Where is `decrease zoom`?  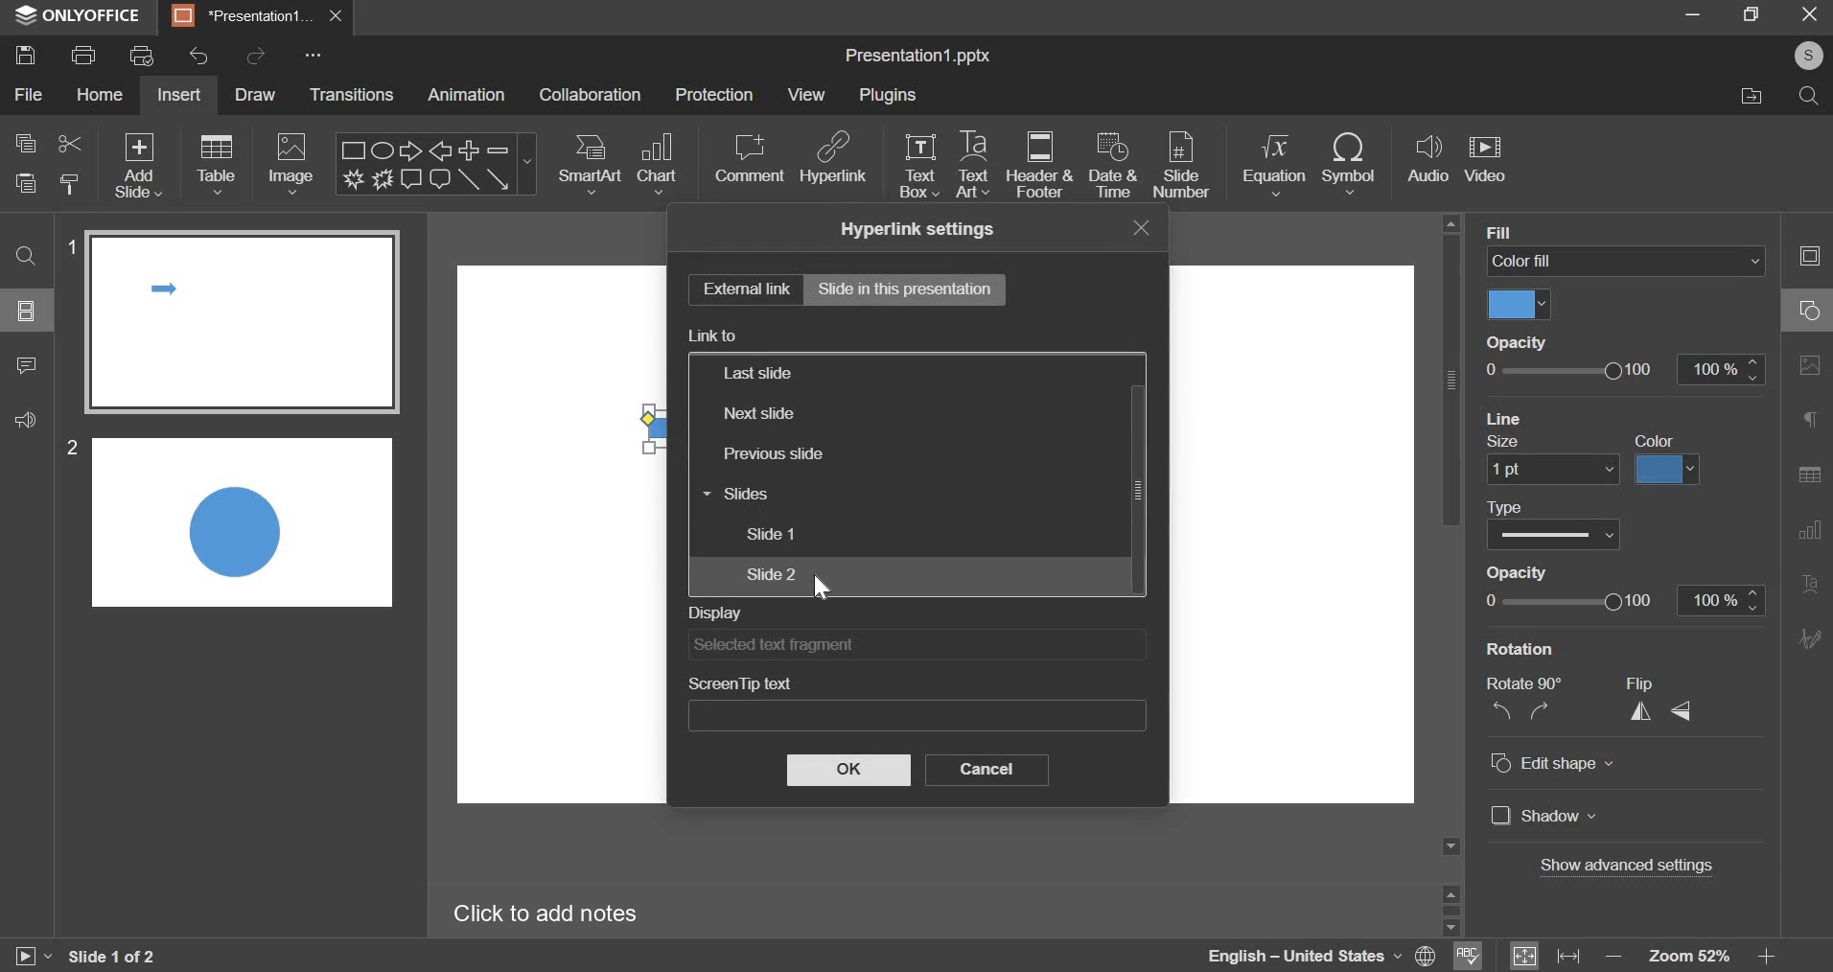
decrease zoom is located at coordinates (1614, 956).